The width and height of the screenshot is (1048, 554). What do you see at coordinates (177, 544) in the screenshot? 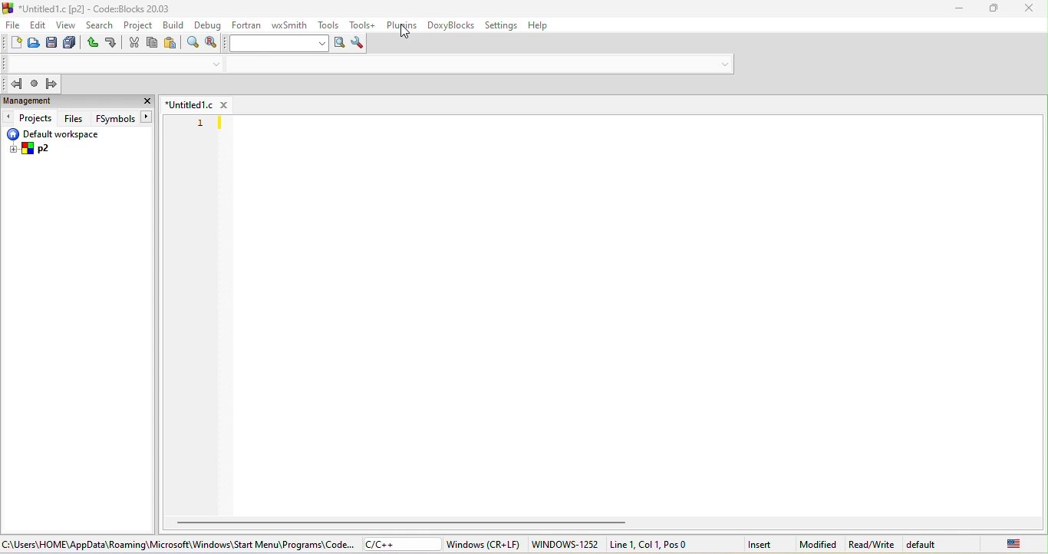
I see `c\users\home\app data\roaming\microsoft\windows\start\menu\programs` at bounding box center [177, 544].